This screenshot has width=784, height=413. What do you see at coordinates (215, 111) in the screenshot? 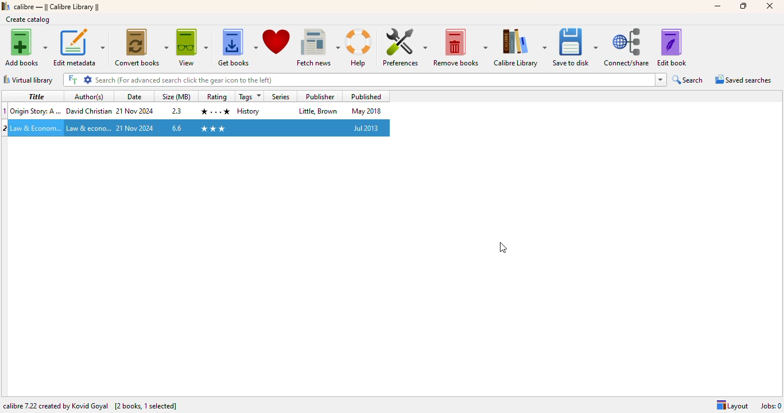
I see `rating` at bounding box center [215, 111].